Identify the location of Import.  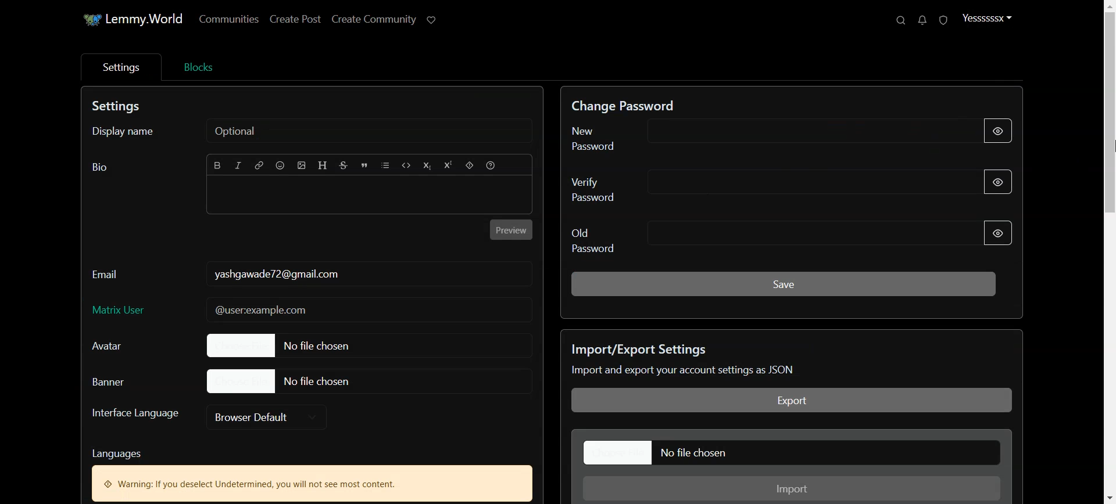
(792, 487).